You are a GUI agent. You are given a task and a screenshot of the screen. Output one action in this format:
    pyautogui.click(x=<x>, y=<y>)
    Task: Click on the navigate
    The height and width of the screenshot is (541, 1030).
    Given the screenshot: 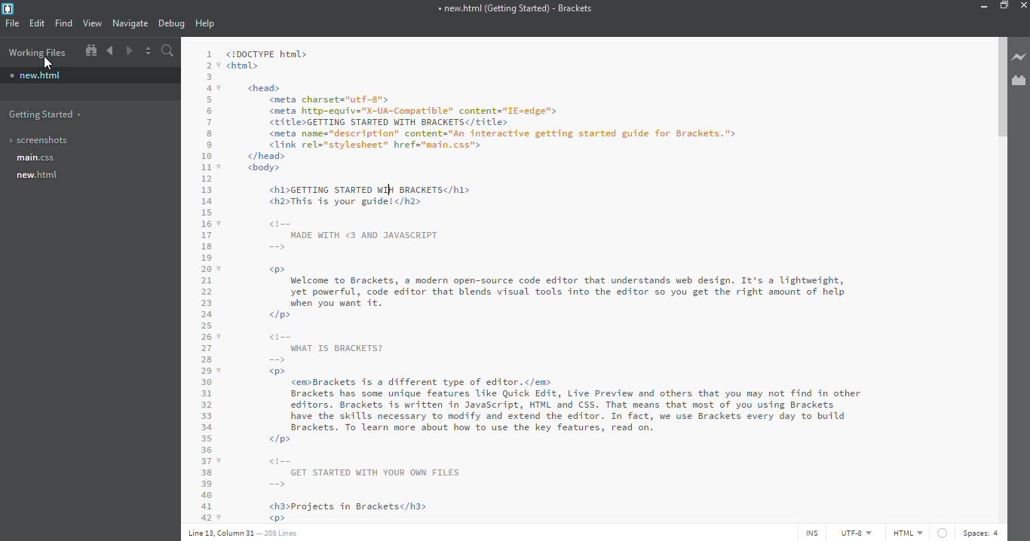 What is the action you would take?
    pyautogui.click(x=131, y=23)
    